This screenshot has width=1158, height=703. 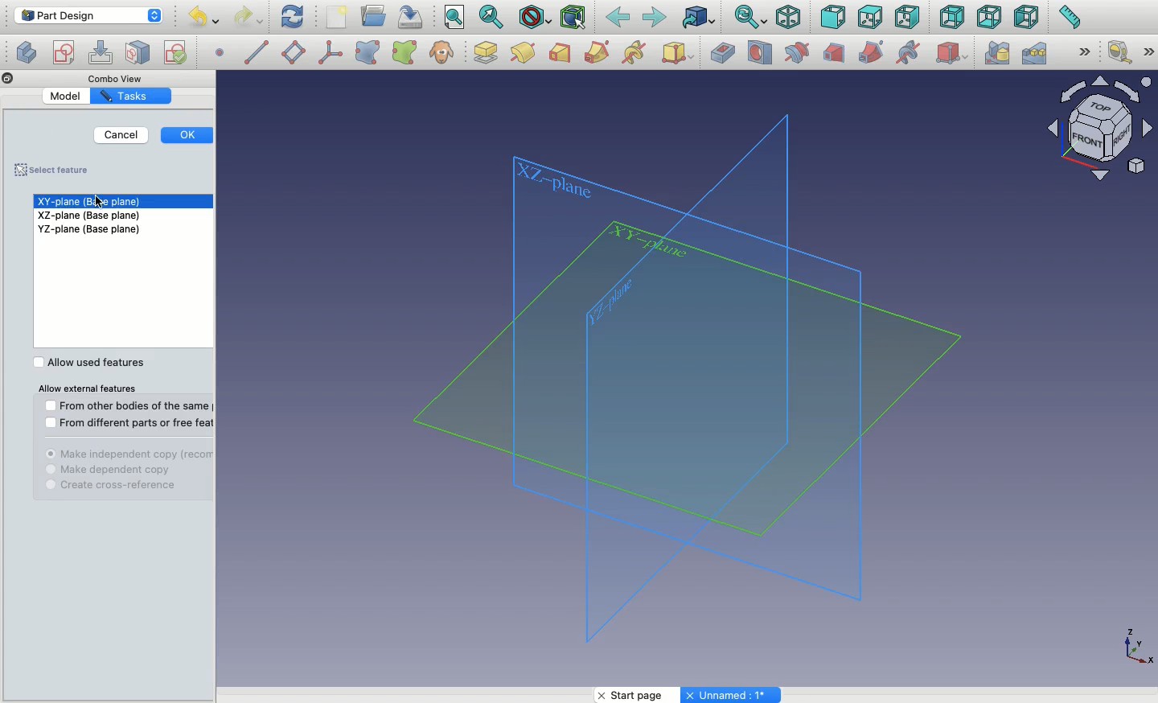 What do you see at coordinates (92, 216) in the screenshot?
I see `XZ` at bounding box center [92, 216].